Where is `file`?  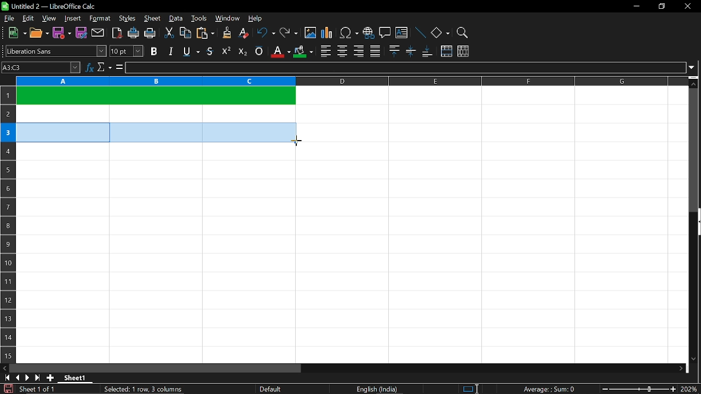 file is located at coordinates (9, 18).